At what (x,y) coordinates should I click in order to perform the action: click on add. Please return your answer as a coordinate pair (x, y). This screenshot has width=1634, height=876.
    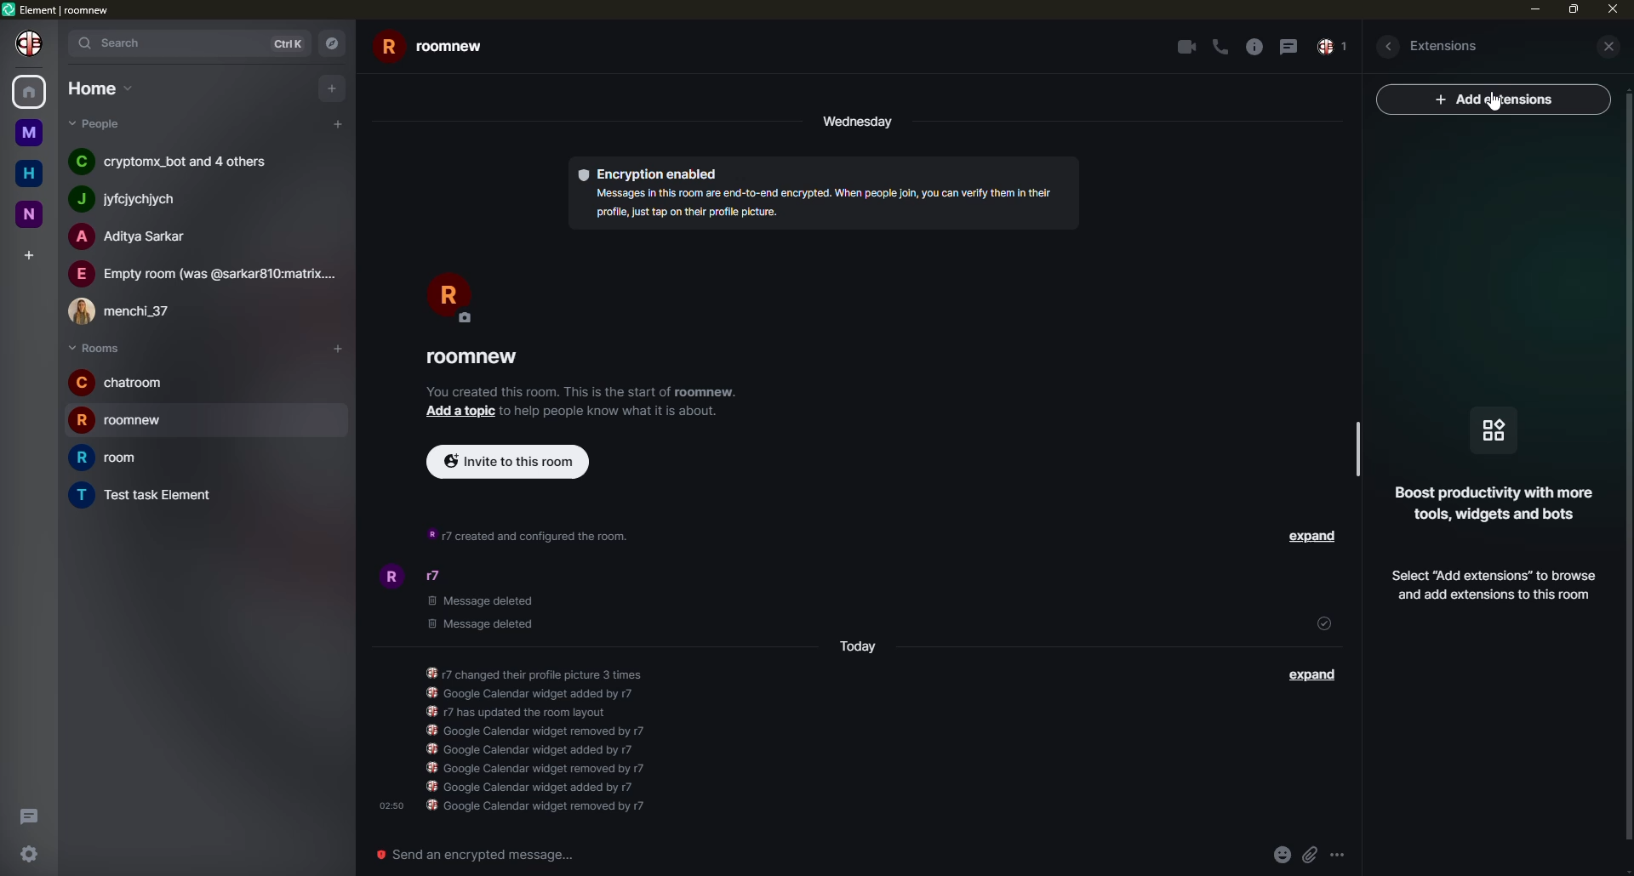
    Looking at the image, I should click on (29, 255).